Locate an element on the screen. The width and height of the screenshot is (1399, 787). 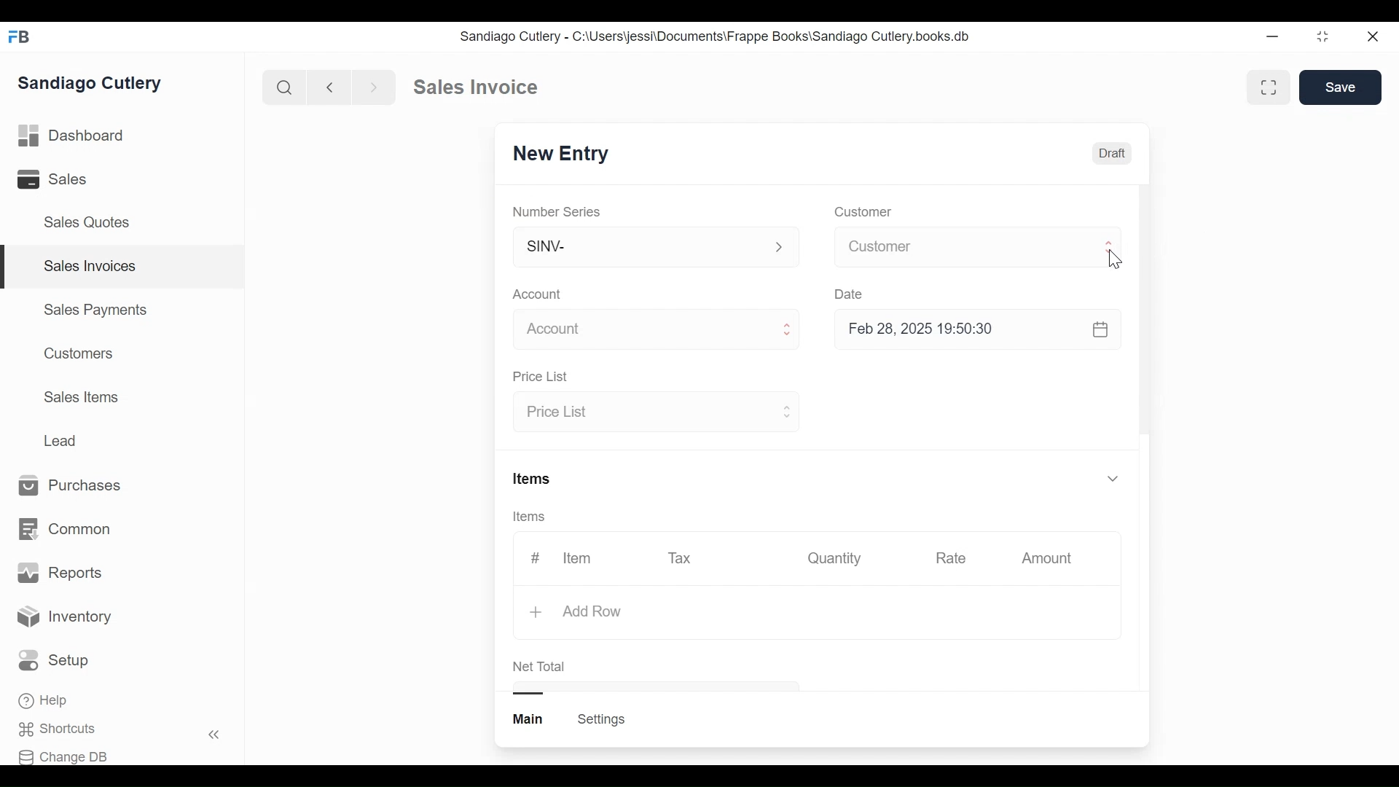
scrollbar is located at coordinates (1144, 308).